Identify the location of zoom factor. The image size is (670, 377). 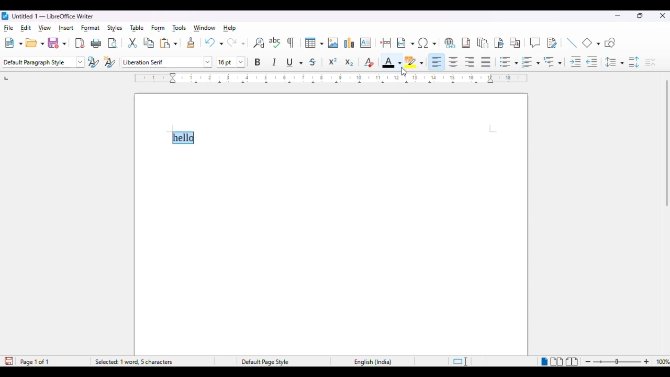
(662, 361).